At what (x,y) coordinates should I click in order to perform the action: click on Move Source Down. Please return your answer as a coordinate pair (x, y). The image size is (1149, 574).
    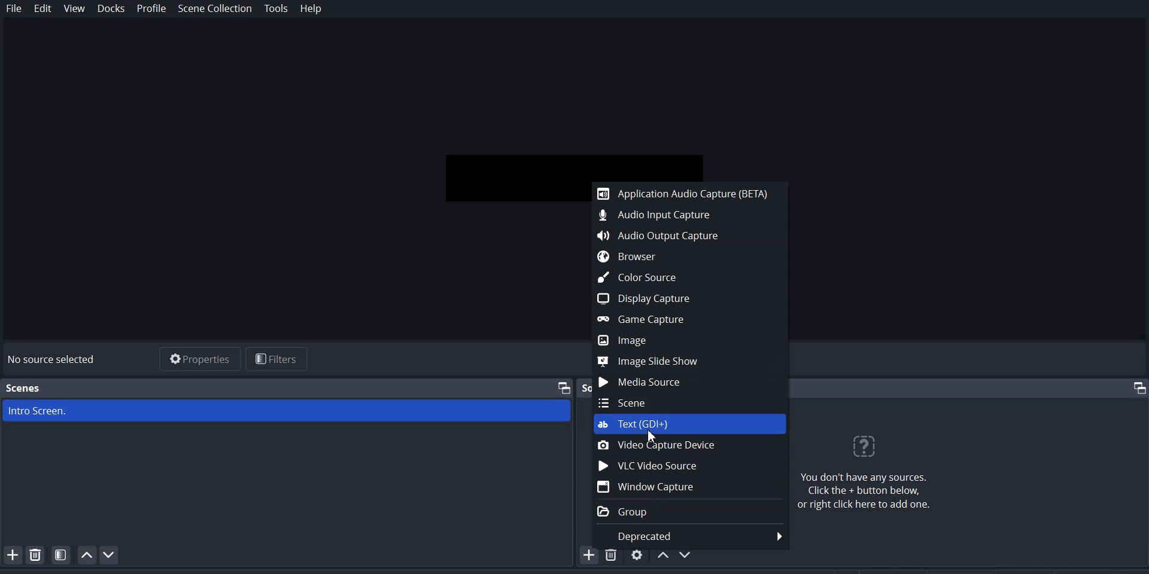
    Looking at the image, I should click on (687, 554).